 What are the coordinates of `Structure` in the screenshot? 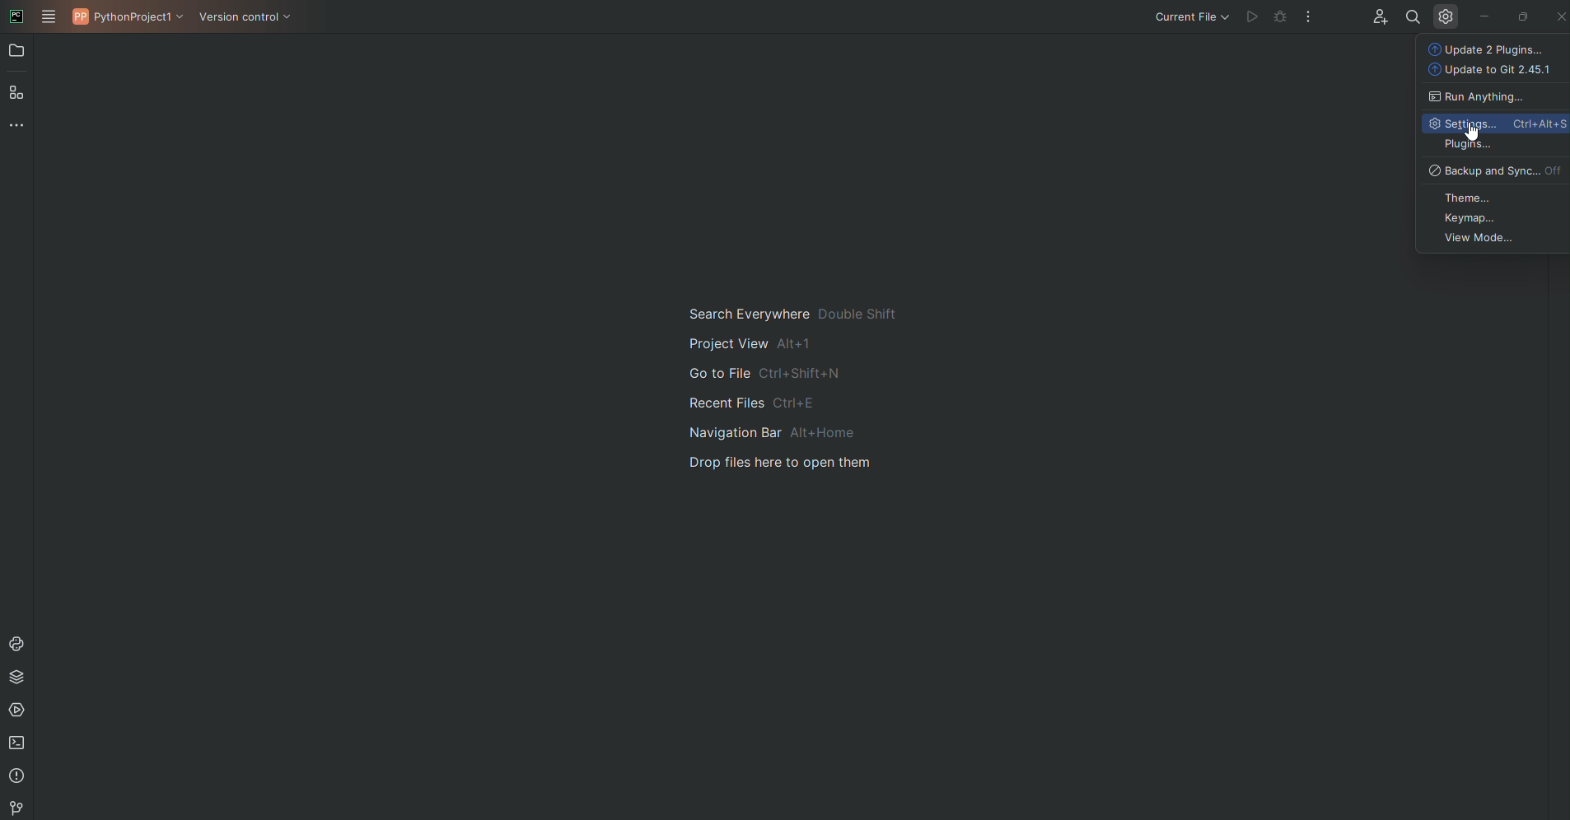 It's located at (19, 94).